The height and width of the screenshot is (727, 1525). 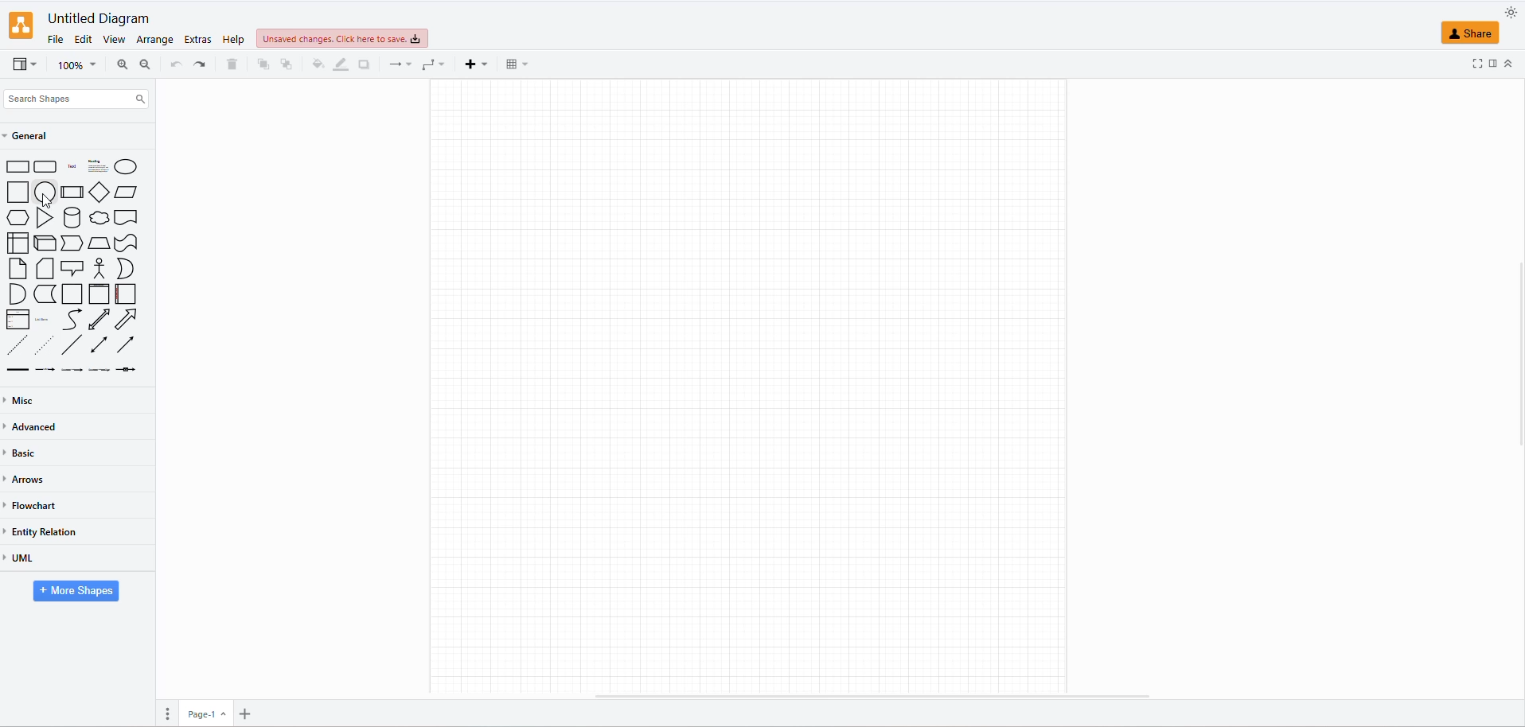 I want to click on ARROWS, so click(x=28, y=481).